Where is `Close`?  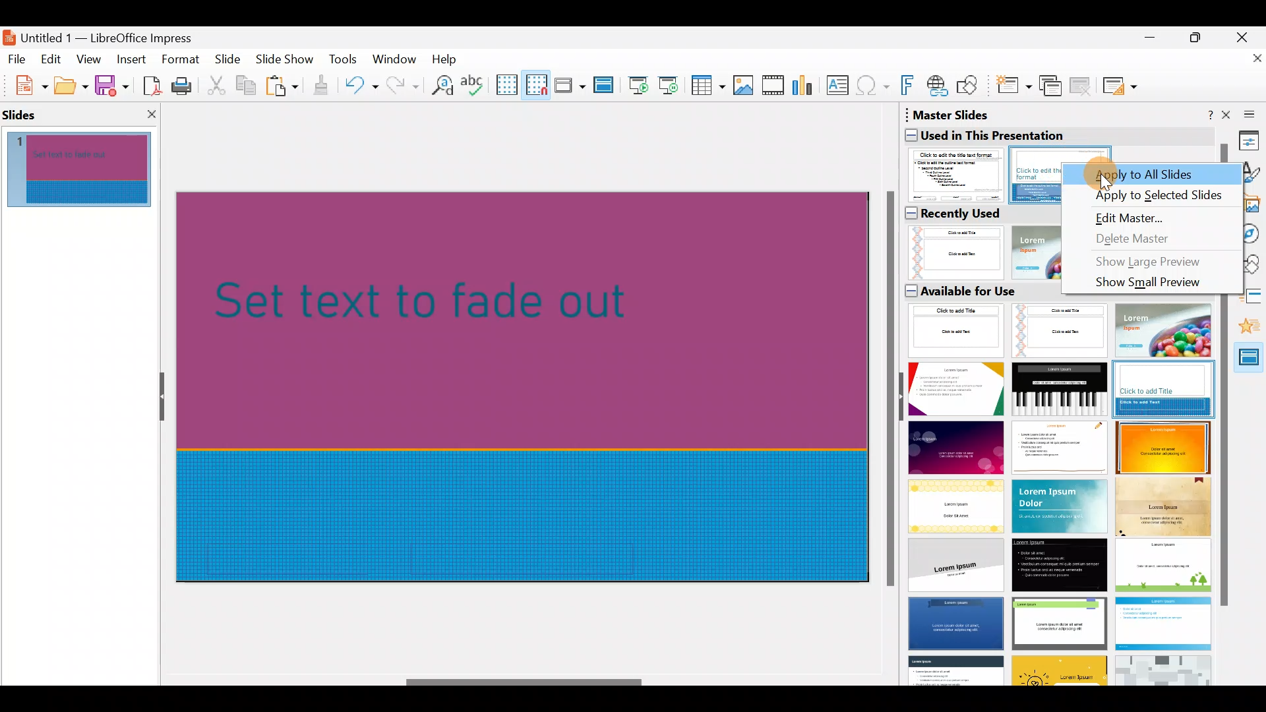 Close is located at coordinates (1247, 36).